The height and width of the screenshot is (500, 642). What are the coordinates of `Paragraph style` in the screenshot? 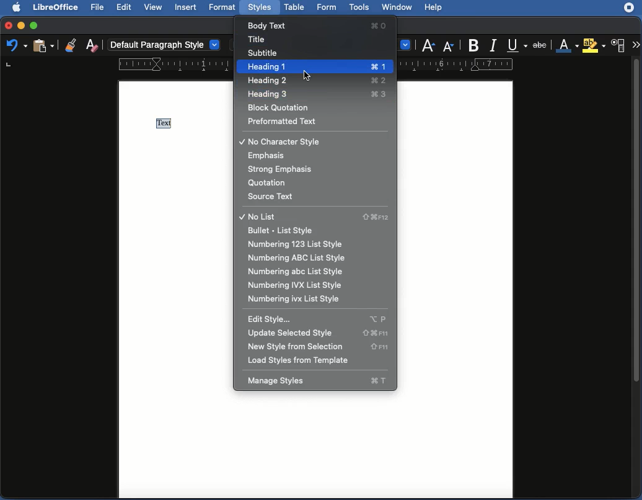 It's located at (165, 45).